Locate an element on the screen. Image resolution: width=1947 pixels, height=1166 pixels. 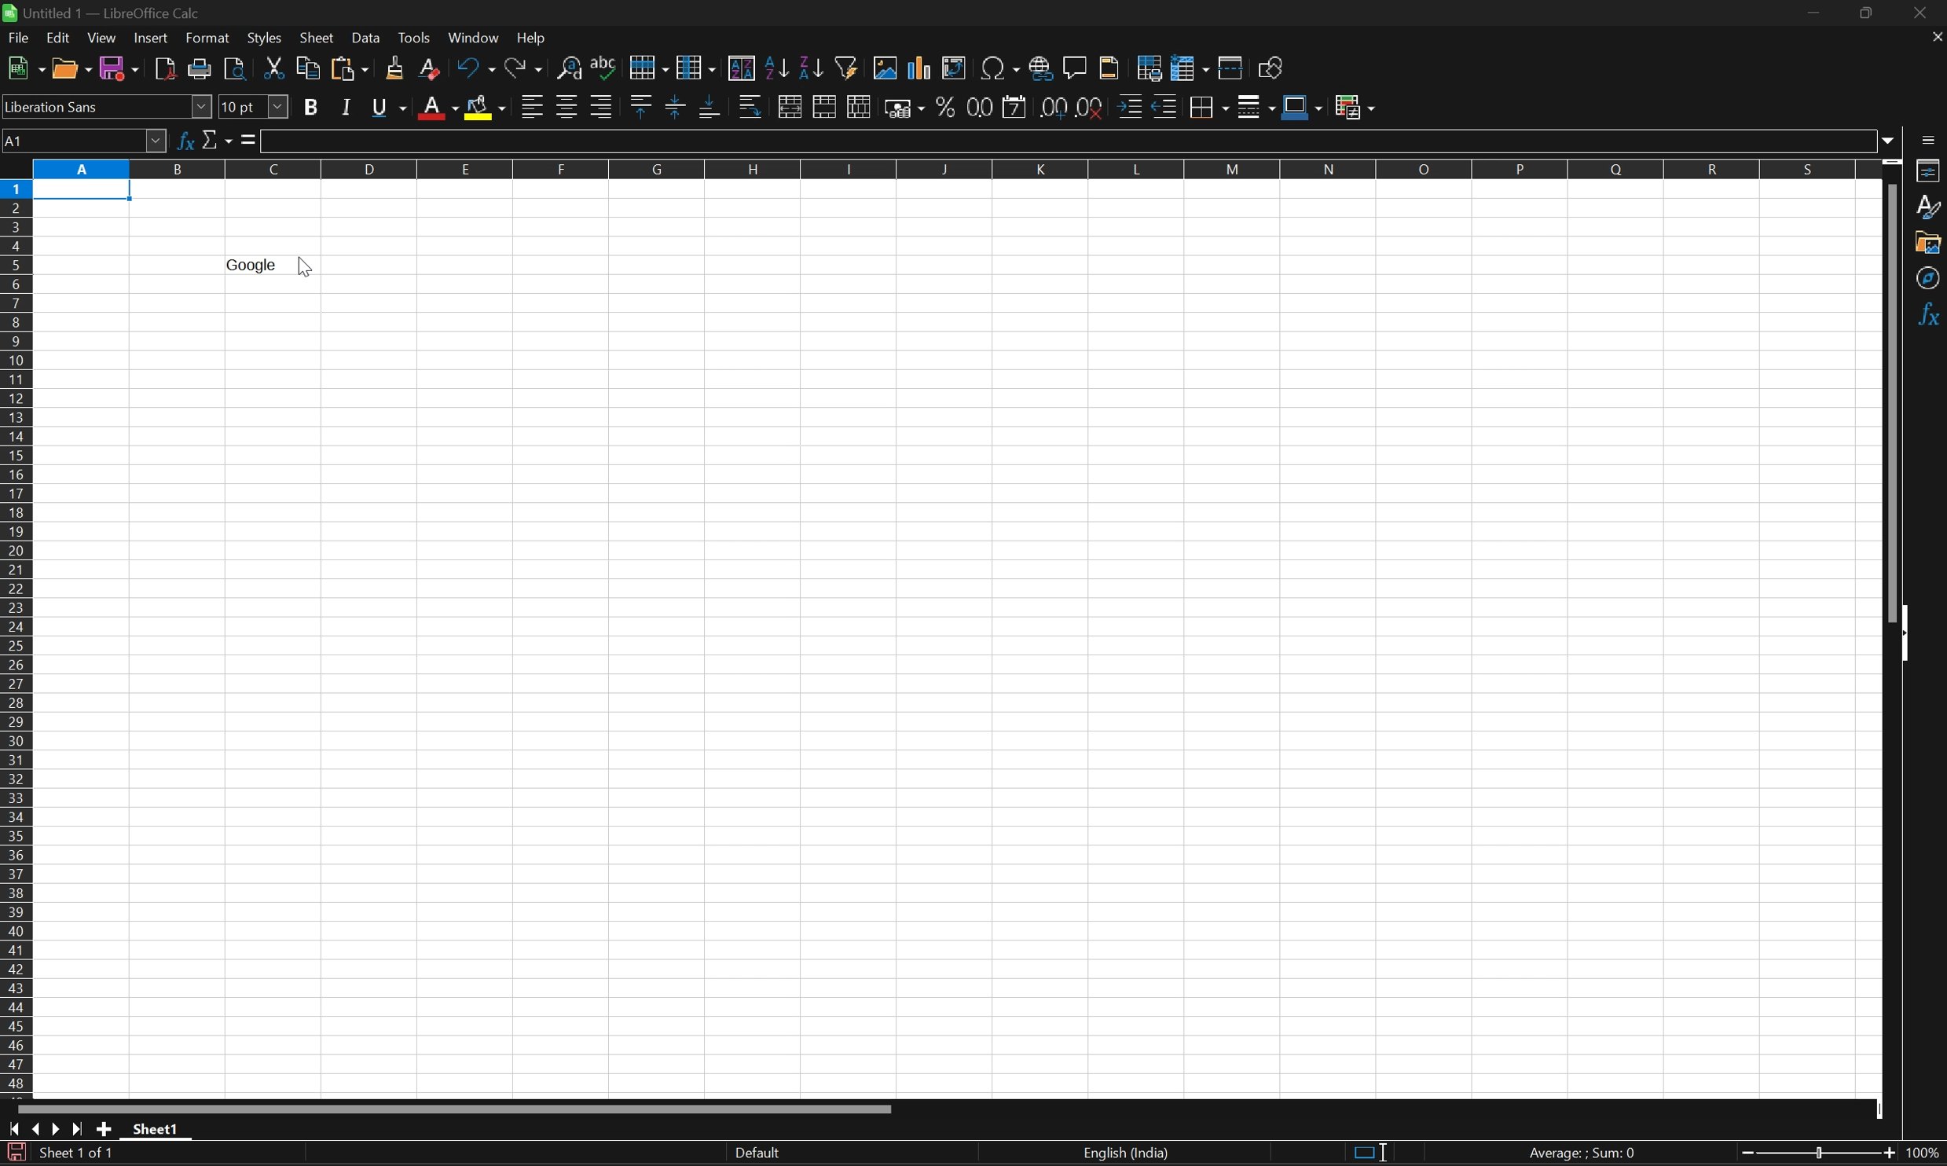
Merge cells is located at coordinates (827, 108).